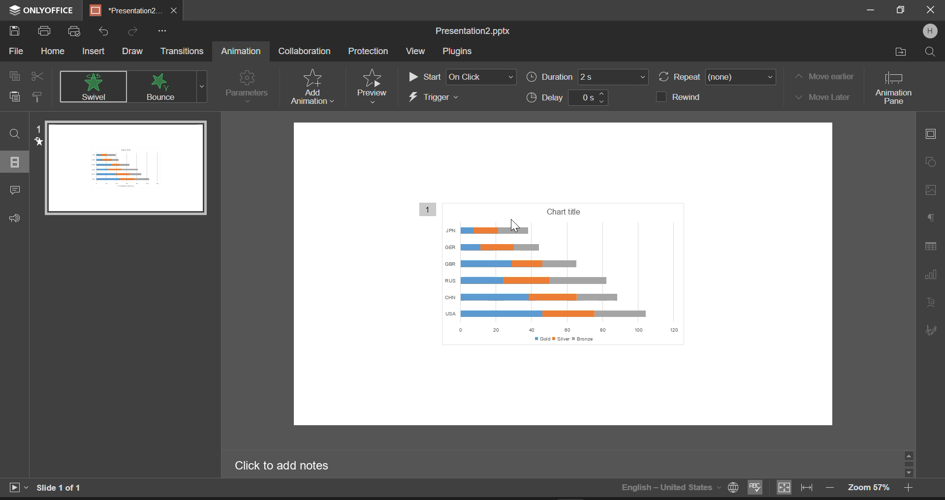  Describe the element at coordinates (94, 50) in the screenshot. I see `Insert` at that location.